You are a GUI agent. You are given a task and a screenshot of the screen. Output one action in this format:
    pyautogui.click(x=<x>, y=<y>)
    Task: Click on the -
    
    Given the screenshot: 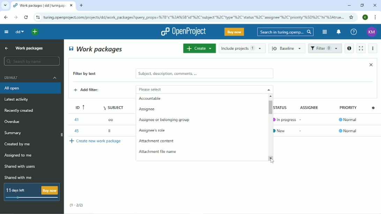 What is the action you would take?
    pyautogui.click(x=301, y=131)
    